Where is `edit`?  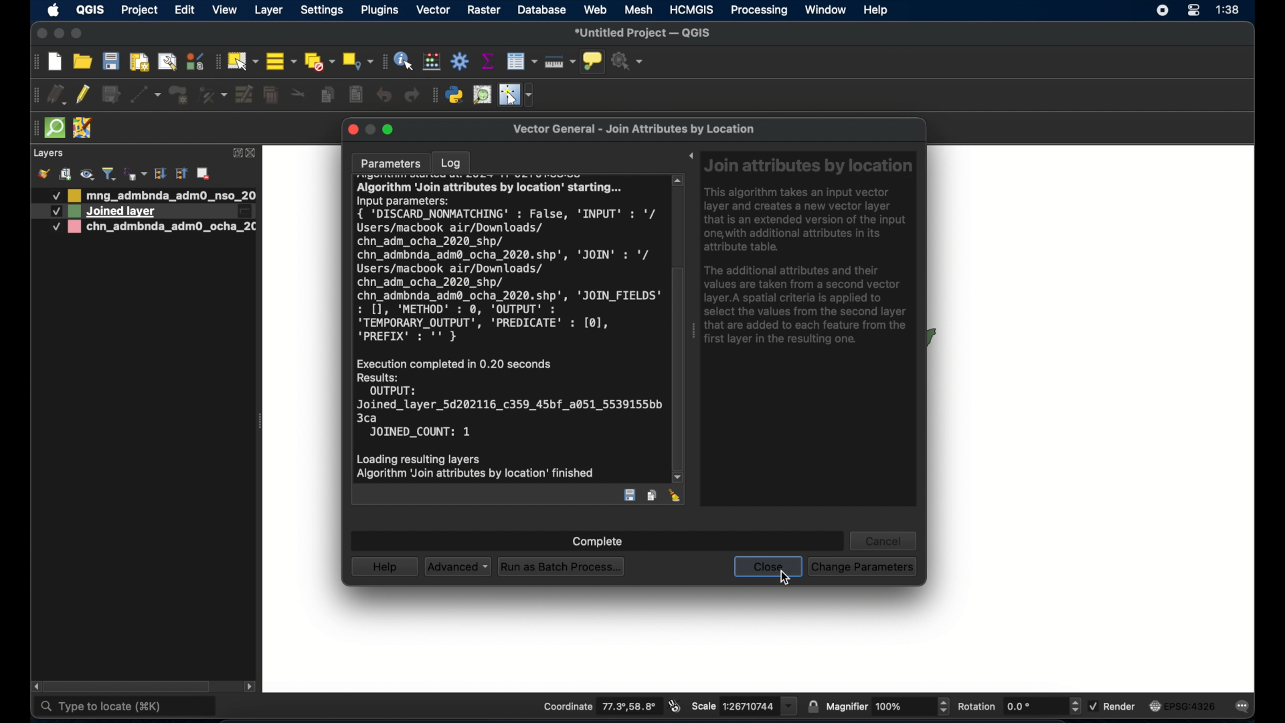
edit is located at coordinates (184, 9).